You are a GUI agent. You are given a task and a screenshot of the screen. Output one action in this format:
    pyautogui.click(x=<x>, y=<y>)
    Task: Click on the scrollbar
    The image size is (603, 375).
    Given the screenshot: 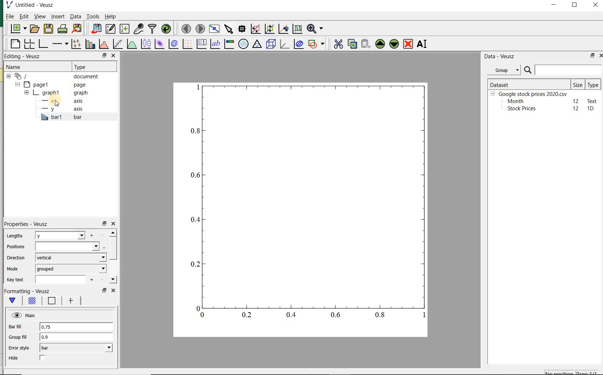 What is the action you would take?
    pyautogui.click(x=113, y=257)
    